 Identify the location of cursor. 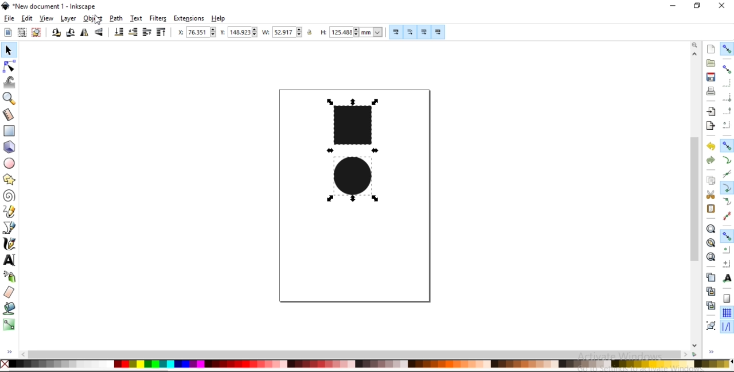
(97, 21).